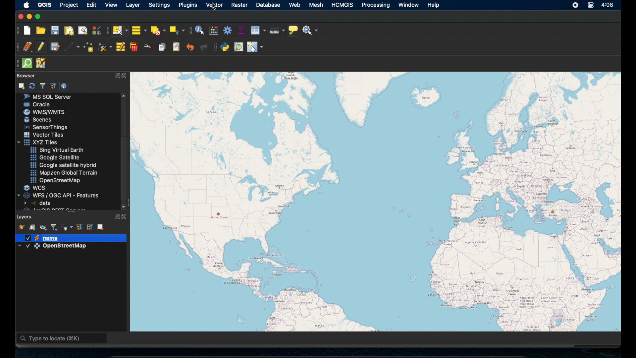 The width and height of the screenshot is (636, 358). I want to click on filter legend, so click(54, 226).